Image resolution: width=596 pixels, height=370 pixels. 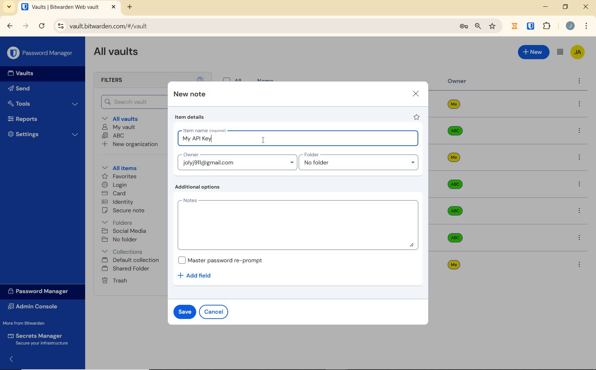 What do you see at coordinates (580, 237) in the screenshot?
I see `more options` at bounding box center [580, 237].